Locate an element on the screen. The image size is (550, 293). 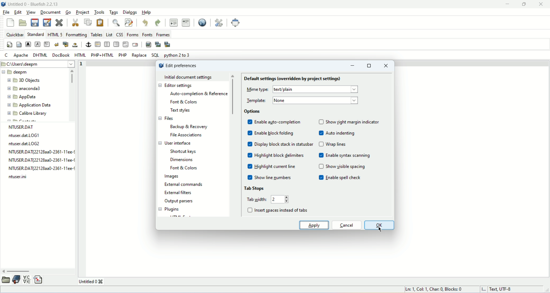
show line number is located at coordinates (274, 177).